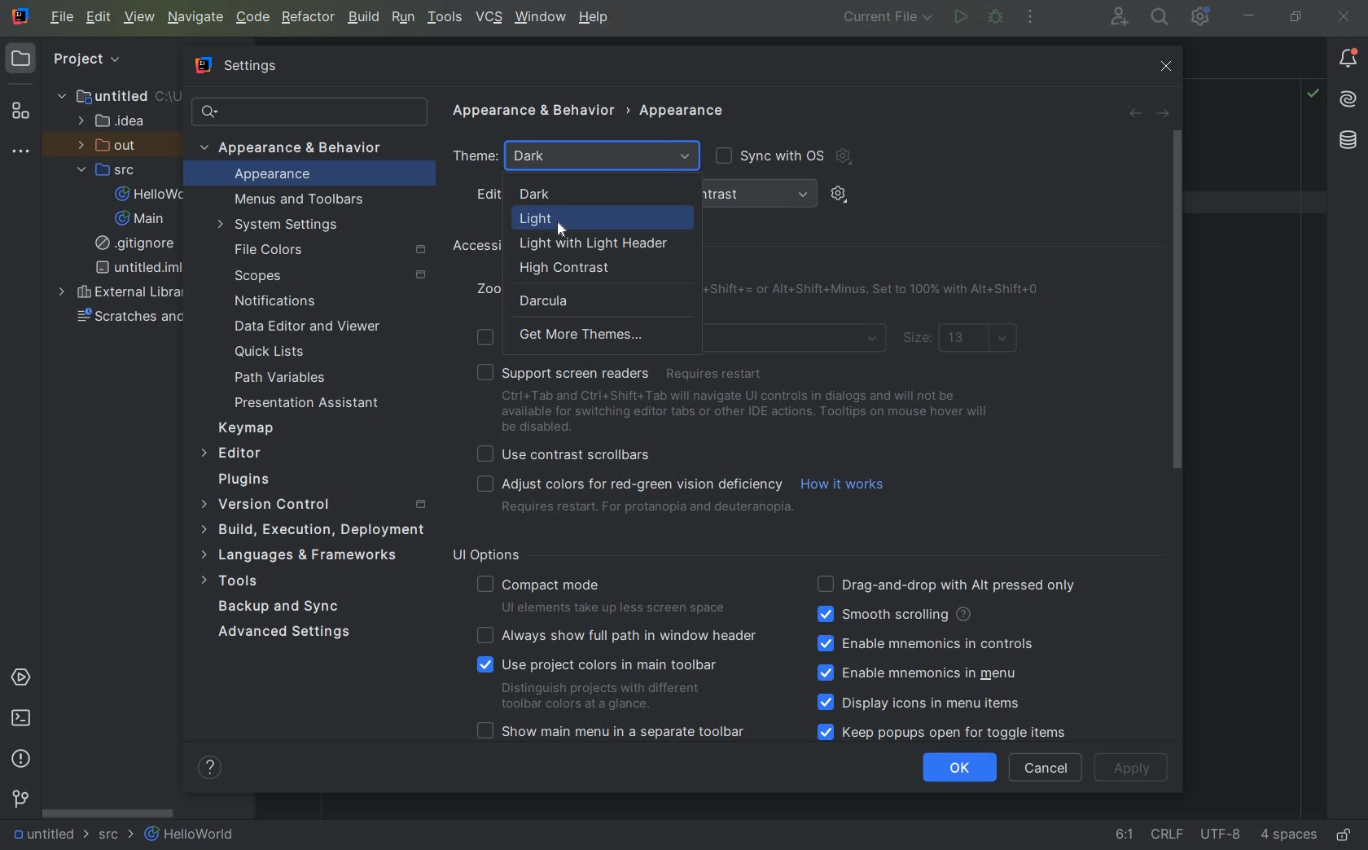 The image size is (1368, 850). Describe the element at coordinates (362, 17) in the screenshot. I see `BUILD` at that location.